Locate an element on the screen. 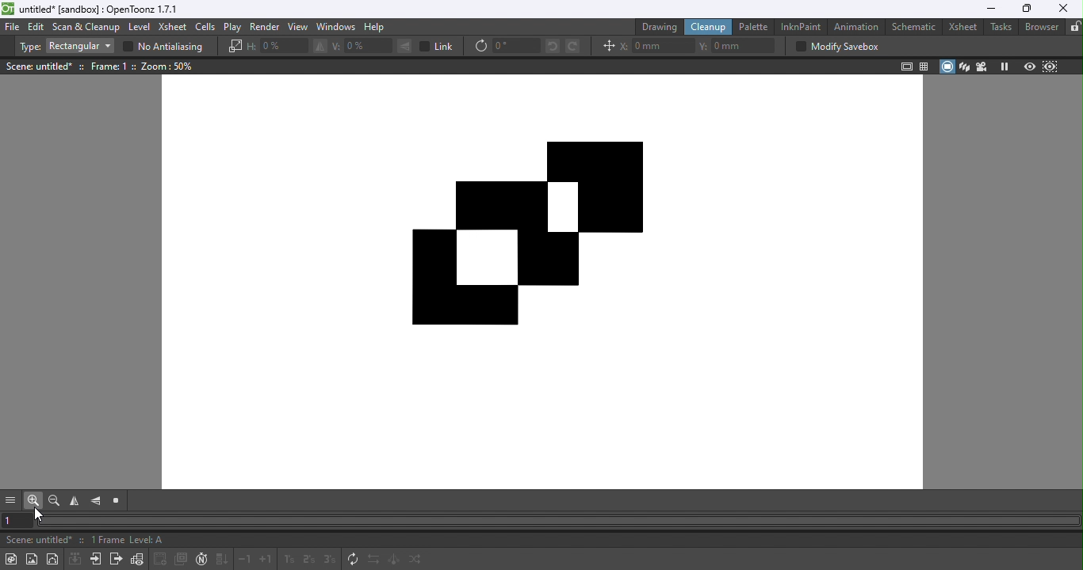 This screenshot has height=570, width=1083. Object name is located at coordinates (38, 66).